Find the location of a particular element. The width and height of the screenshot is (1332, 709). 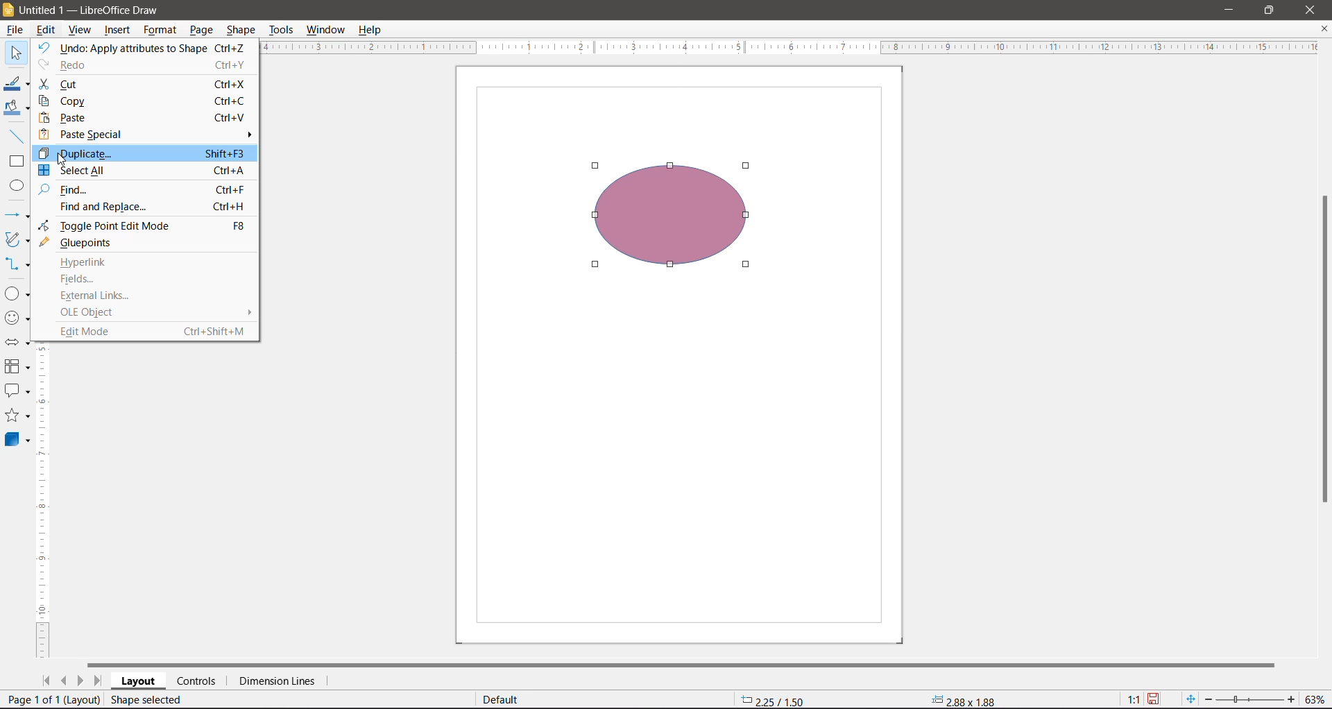

Basic Shapes is located at coordinates (17, 293).